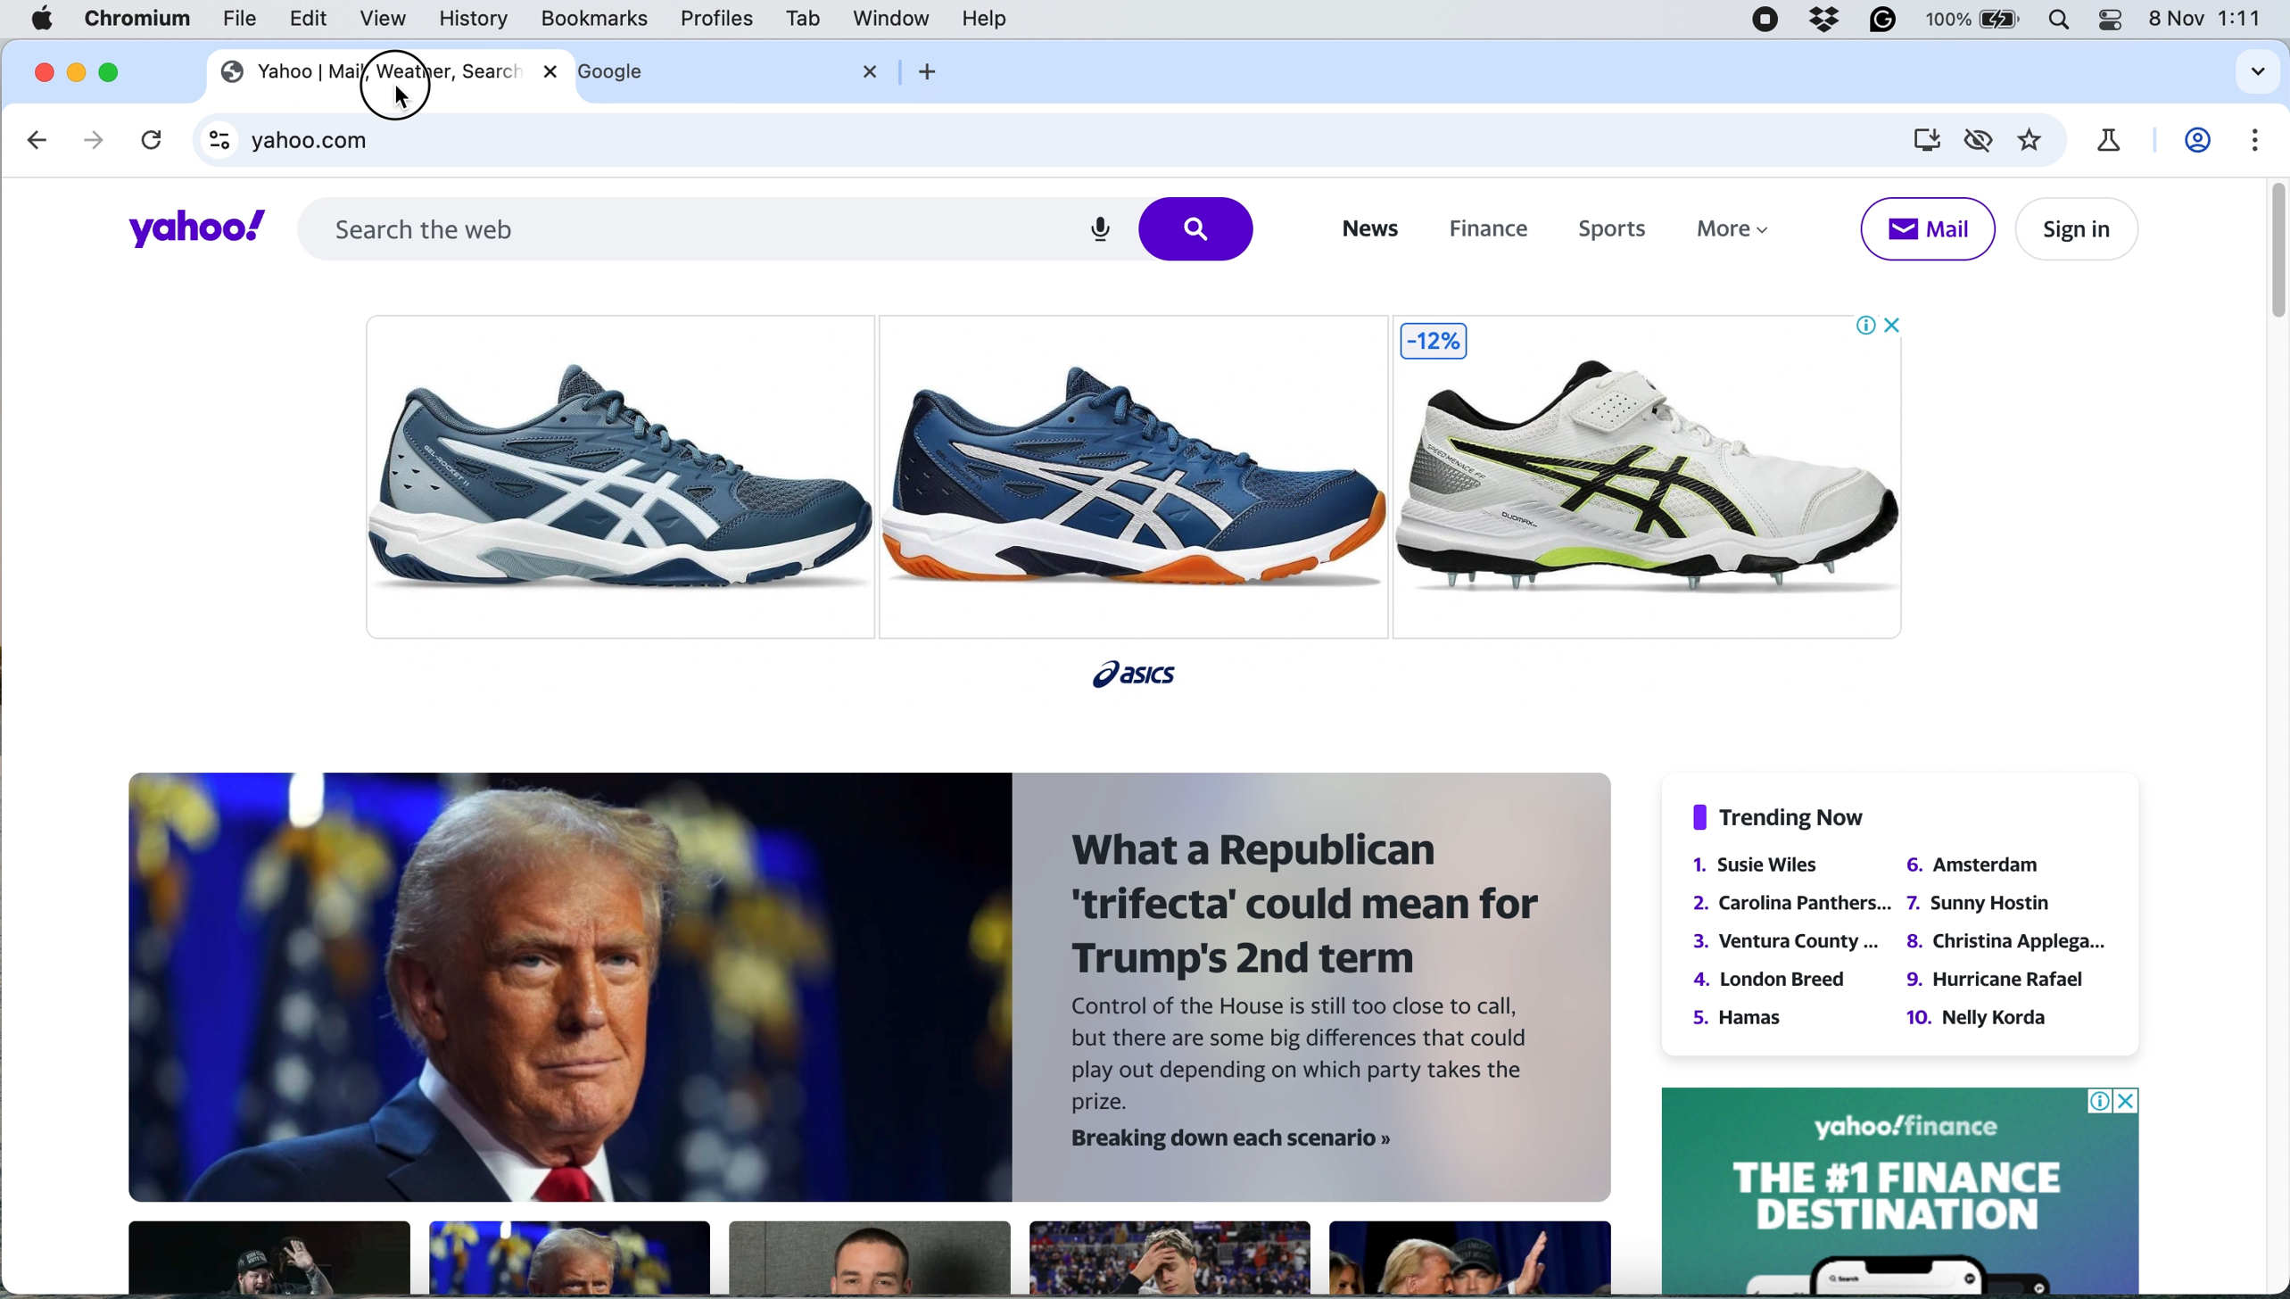 This screenshot has height=1299, width=2290. What do you see at coordinates (240, 24) in the screenshot?
I see `file` at bounding box center [240, 24].